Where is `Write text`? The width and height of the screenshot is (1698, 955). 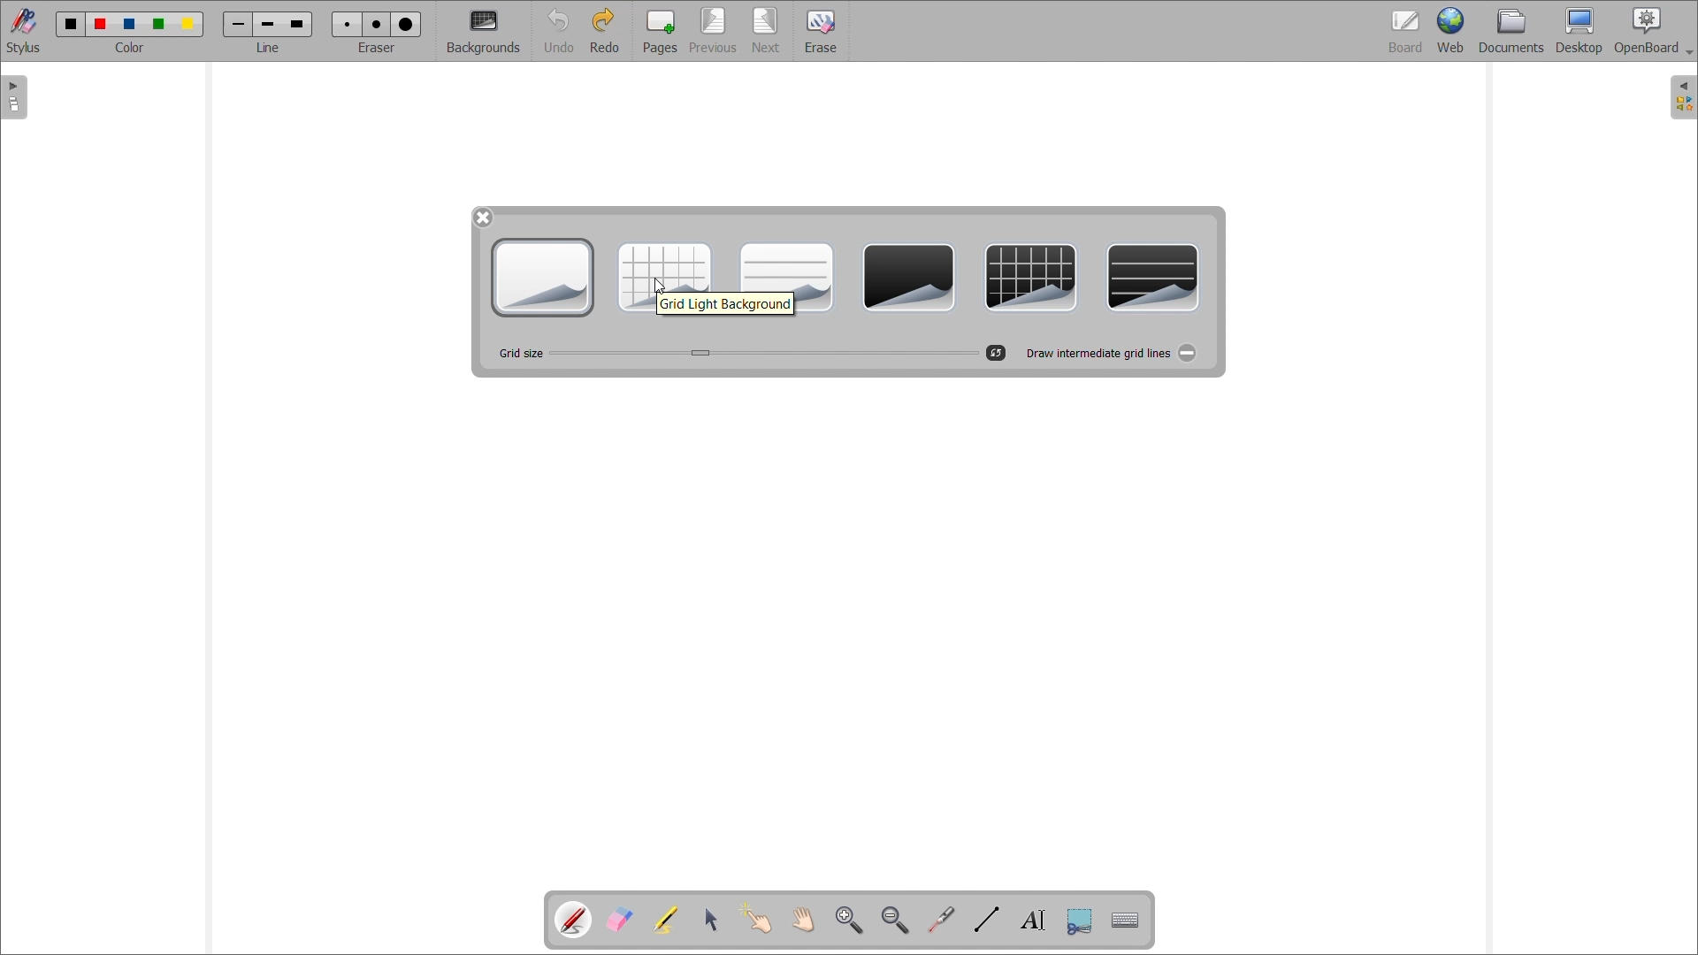 Write text is located at coordinates (1033, 921).